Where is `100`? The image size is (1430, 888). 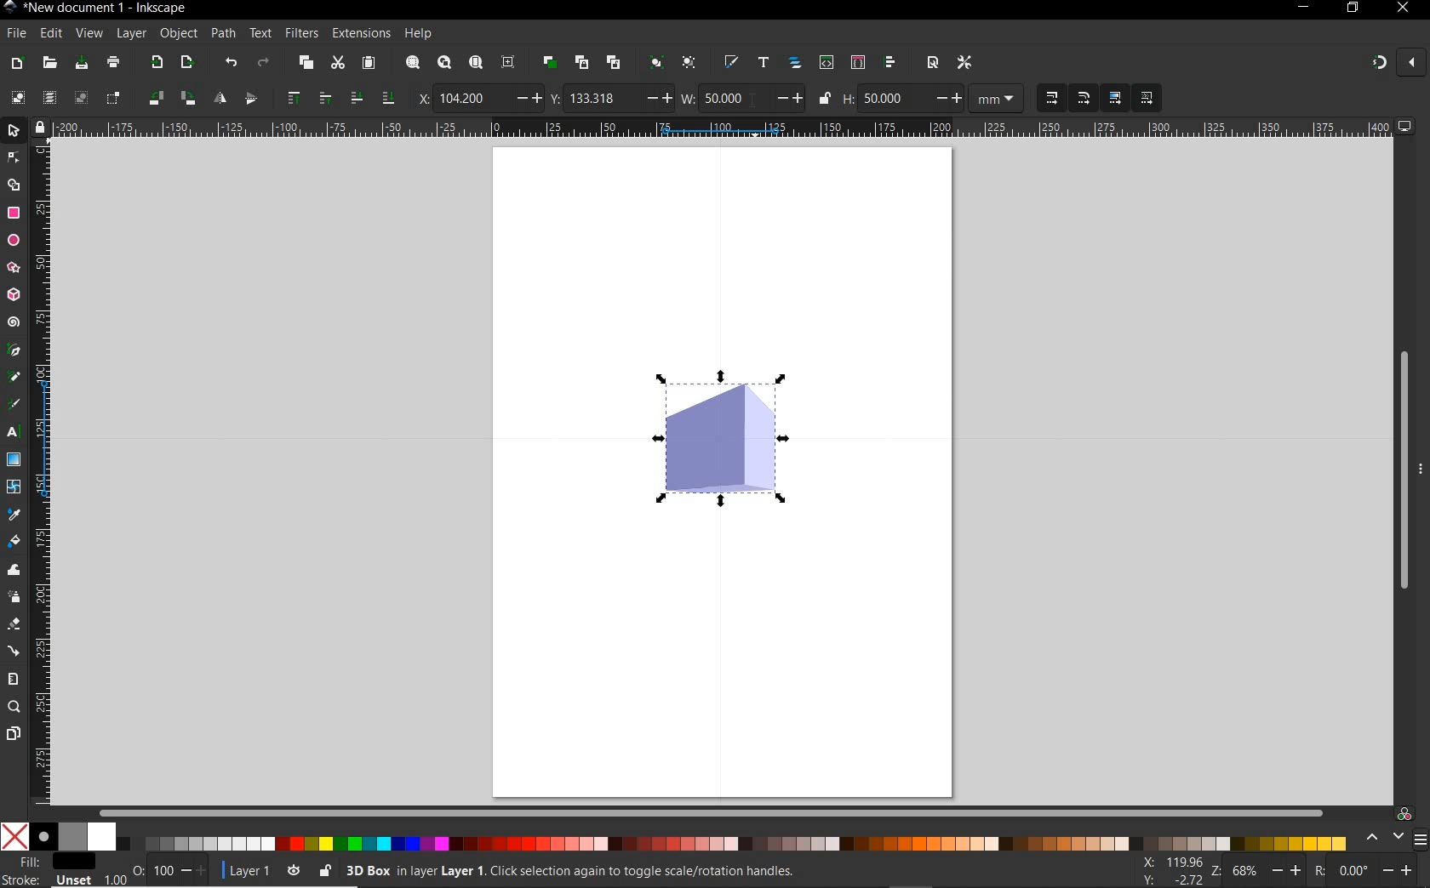 100 is located at coordinates (163, 871).